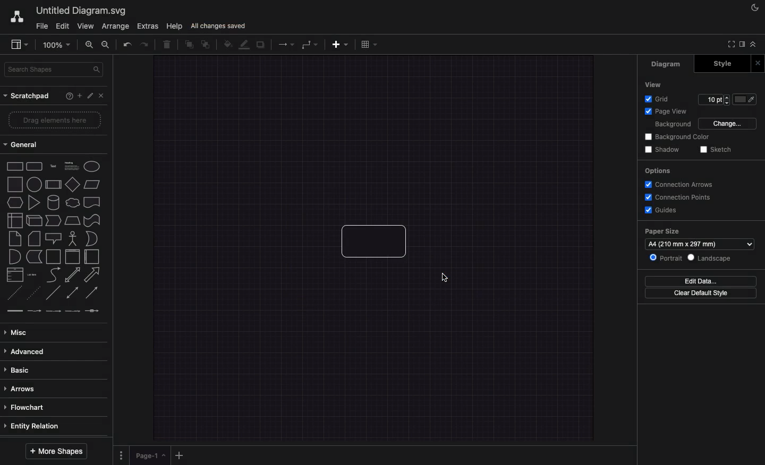  What do you see at coordinates (115, 27) in the screenshot?
I see `Arrange` at bounding box center [115, 27].